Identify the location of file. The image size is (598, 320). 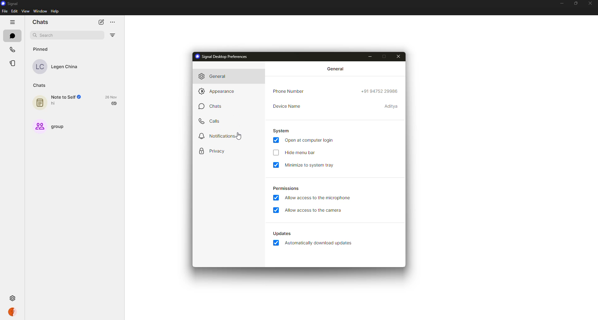
(5, 12).